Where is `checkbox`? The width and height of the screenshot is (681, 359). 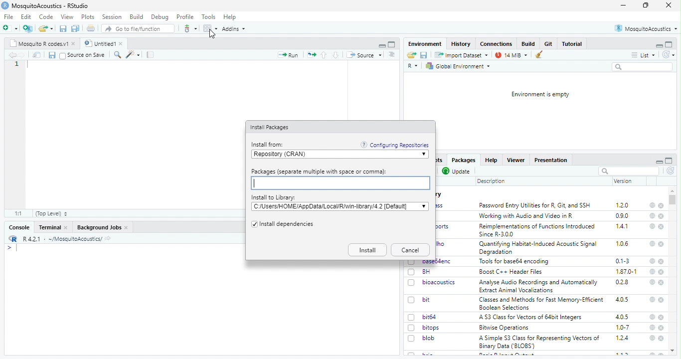 checkbox is located at coordinates (253, 225).